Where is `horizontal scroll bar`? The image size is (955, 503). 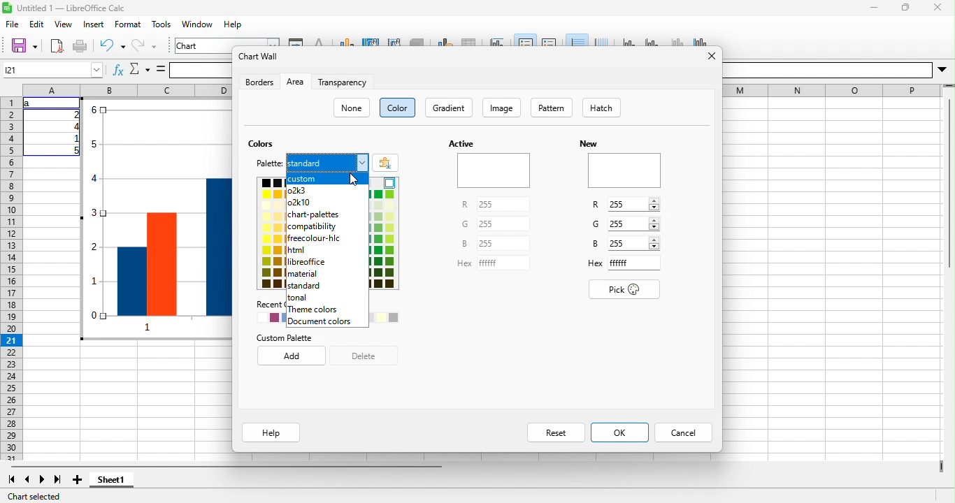 horizontal scroll bar is located at coordinates (227, 466).